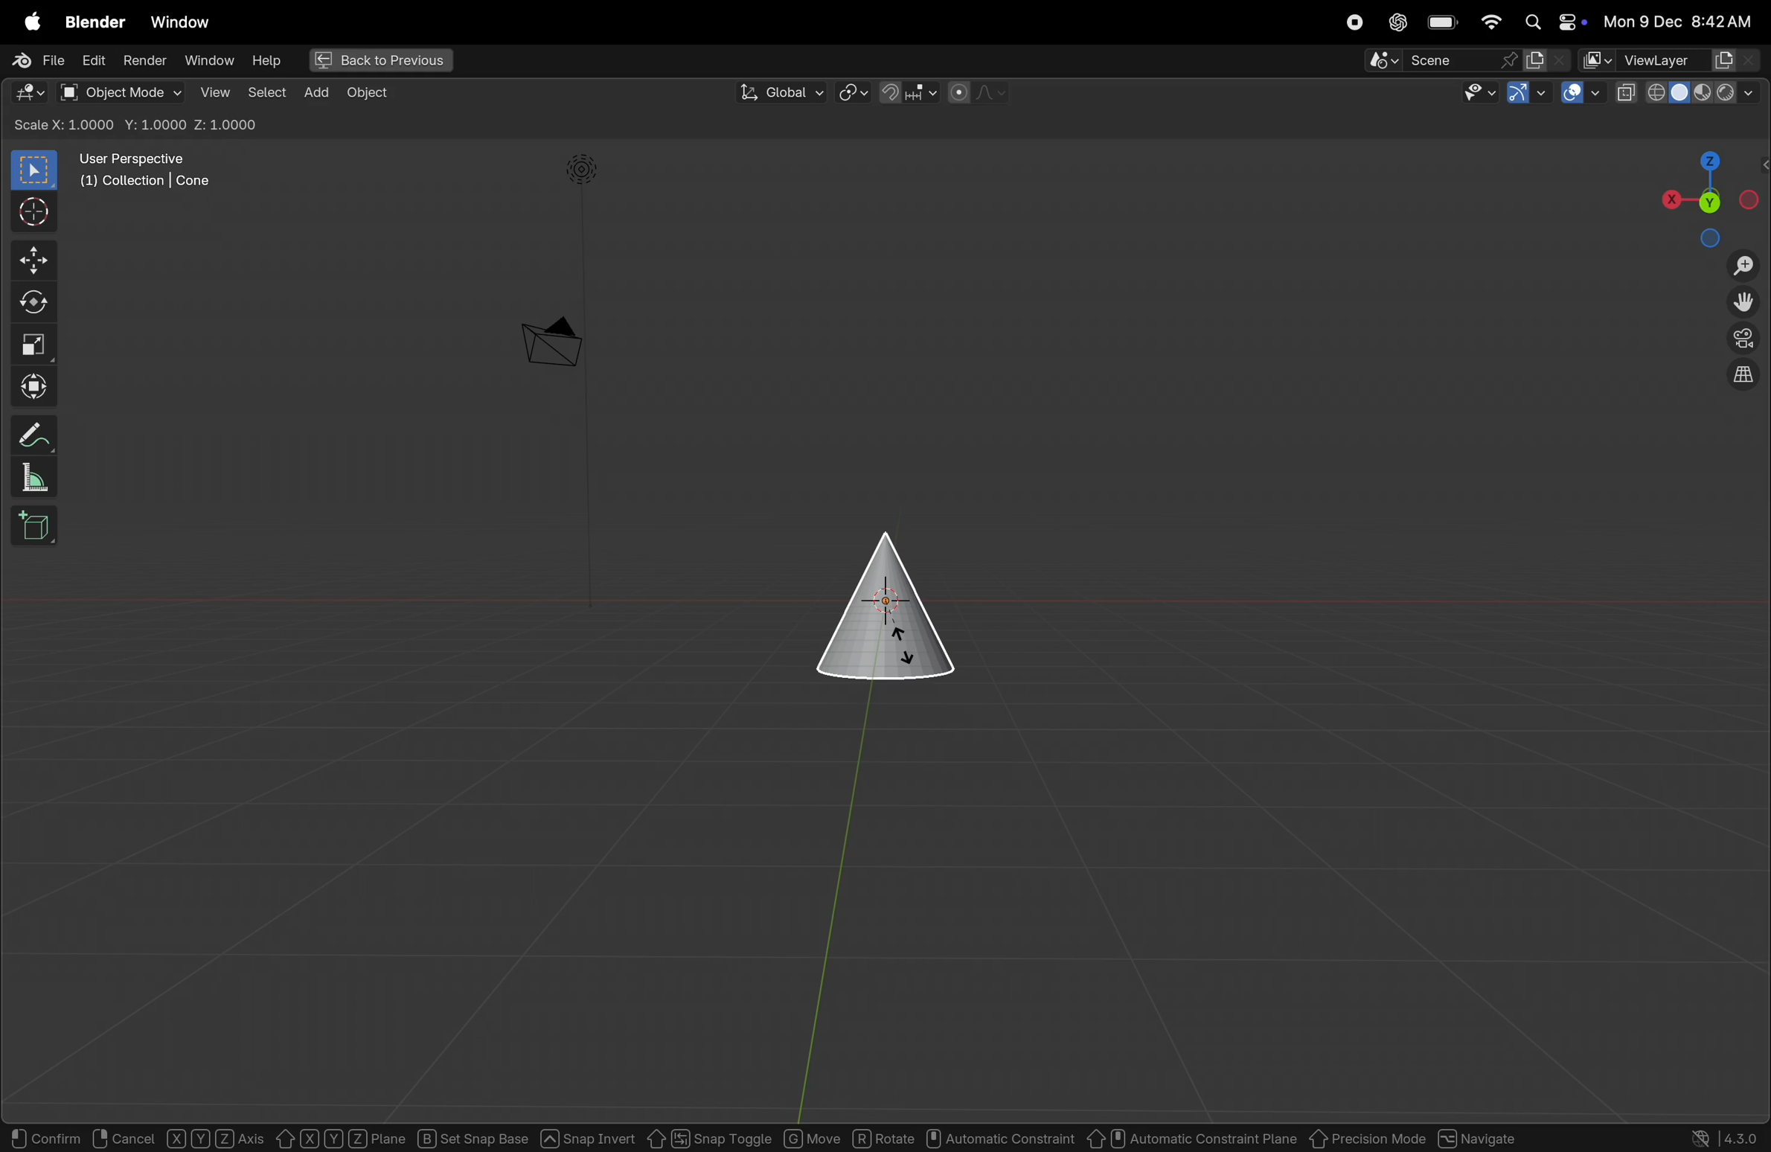 This screenshot has height=1152, width=1771. I want to click on proportional objects, so click(981, 92).